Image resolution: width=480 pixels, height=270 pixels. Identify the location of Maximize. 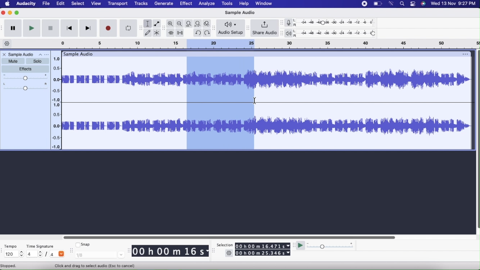
(17, 13).